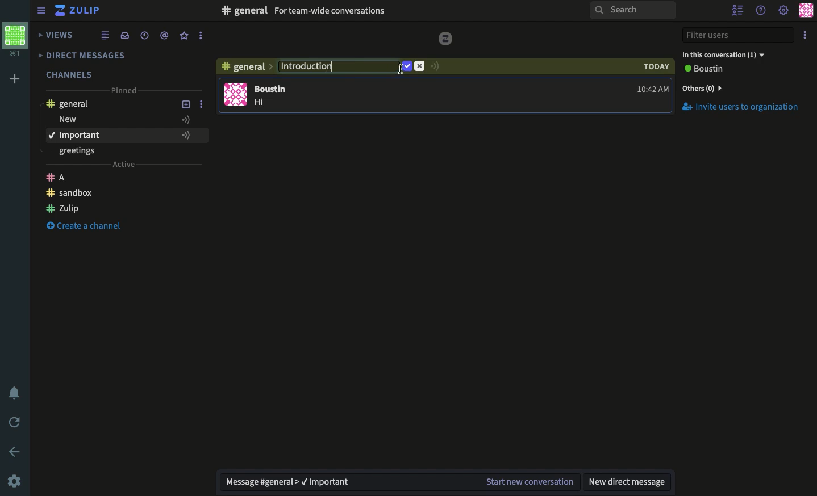 The height and width of the screenshot is (496, 817). What do you see at coordinates (237, 95) in the screenshot?
I see `user profile` at bounding box center [237, 95].